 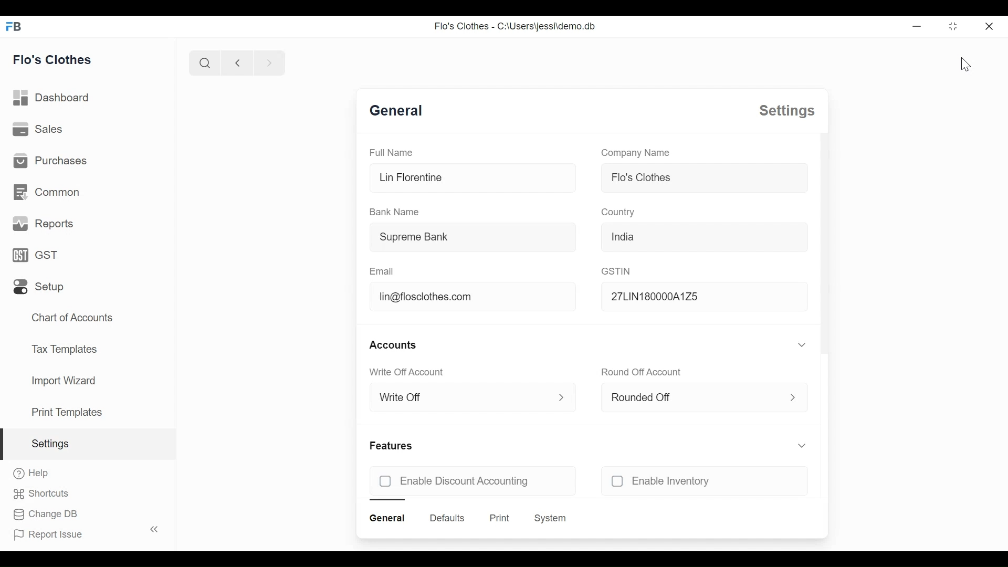 What do you see at coordinates (44, 514) in the screenshot?
I see `change DB` at bounding box center [44, 514].